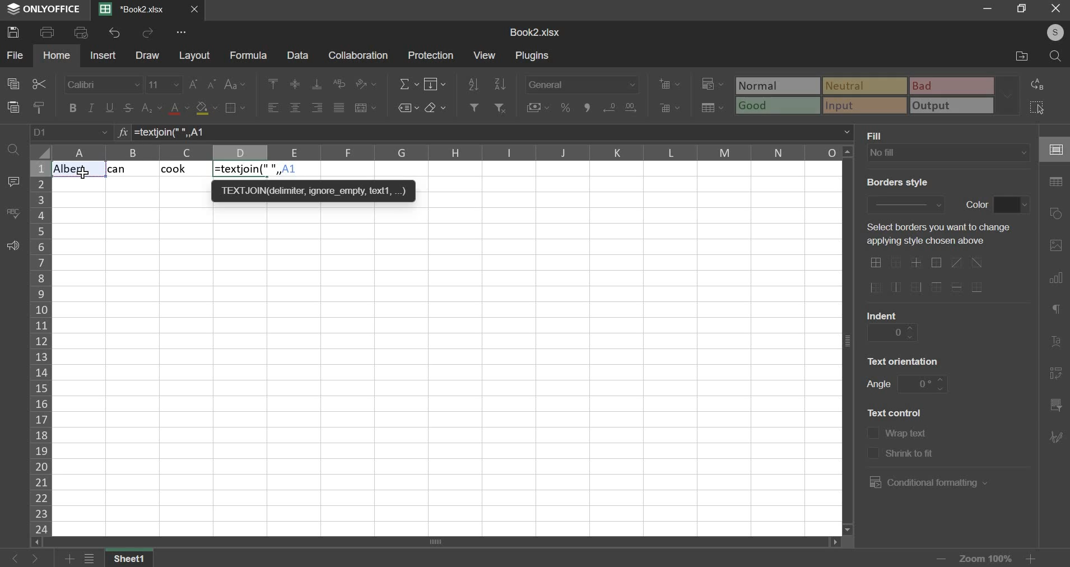  What do you see at coordinates (103, 55) in the screenshot?
I see `insert` at bounding box center [103, 55].